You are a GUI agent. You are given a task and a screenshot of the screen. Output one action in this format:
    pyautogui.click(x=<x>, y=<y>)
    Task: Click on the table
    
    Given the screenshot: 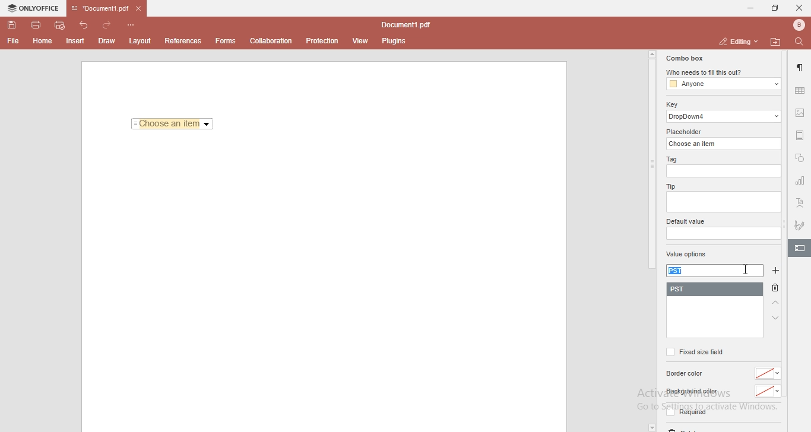 What is the action you would take?
    pyautogui.click(x=800, y=90)
    